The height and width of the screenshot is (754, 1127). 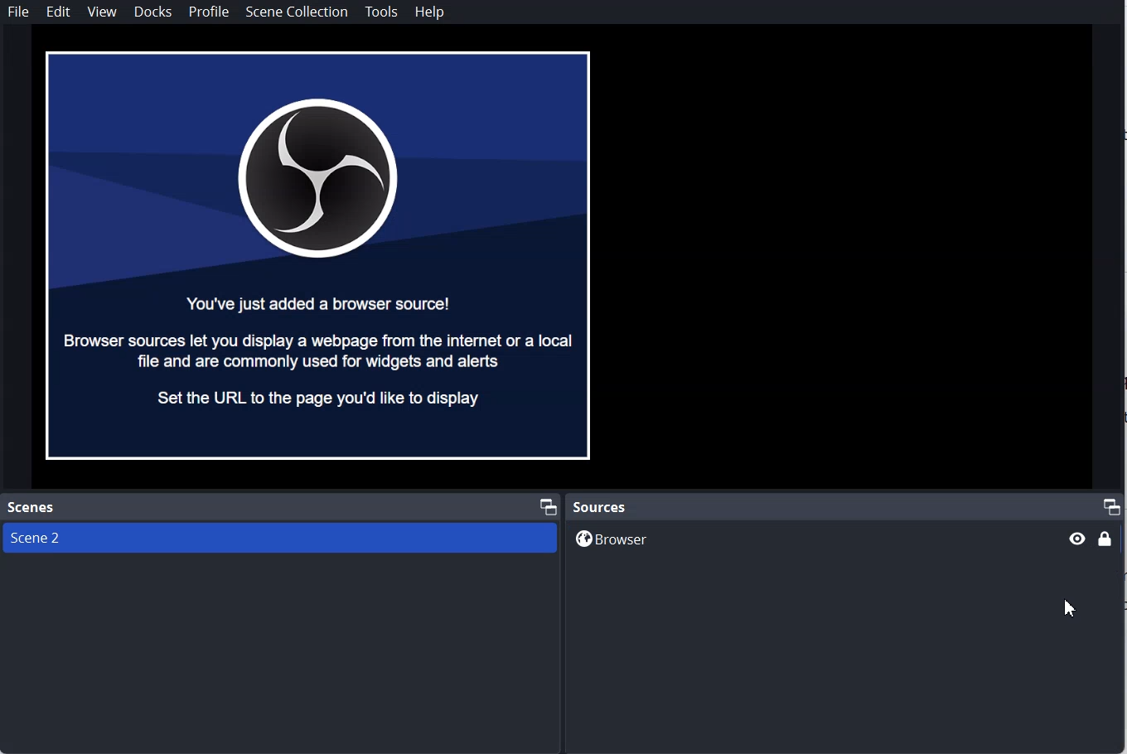 What do you see at coordinates (58, 12) in the screenshot?
I see `Edit` at bounding box center [58, 12].